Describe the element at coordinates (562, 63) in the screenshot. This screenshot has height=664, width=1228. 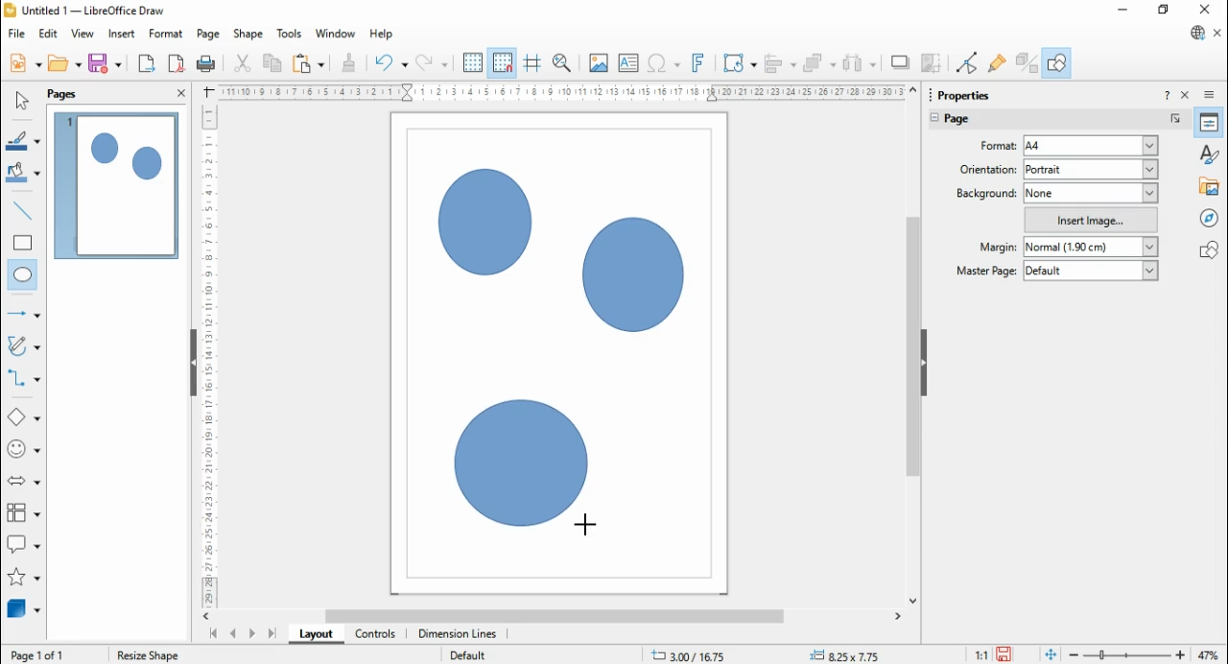
I see `zoom and pan` at that location.